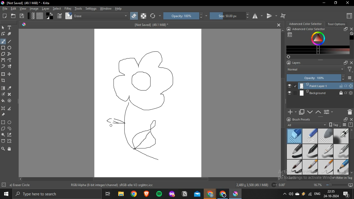 The height and width of the screenshot is (199, 354). I want to click on colorize mask tool, so click(3, 95).